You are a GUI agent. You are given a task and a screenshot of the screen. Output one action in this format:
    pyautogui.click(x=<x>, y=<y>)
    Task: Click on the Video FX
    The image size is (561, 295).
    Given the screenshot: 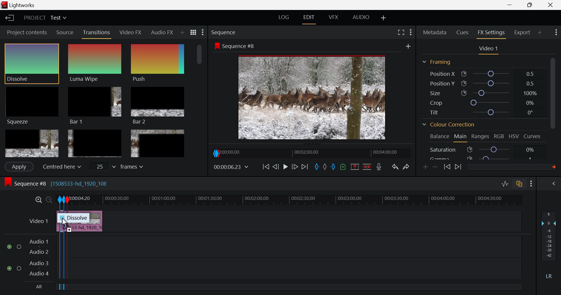 What is the action you would take?
    pyautogui.click(x=131, y=32)
    